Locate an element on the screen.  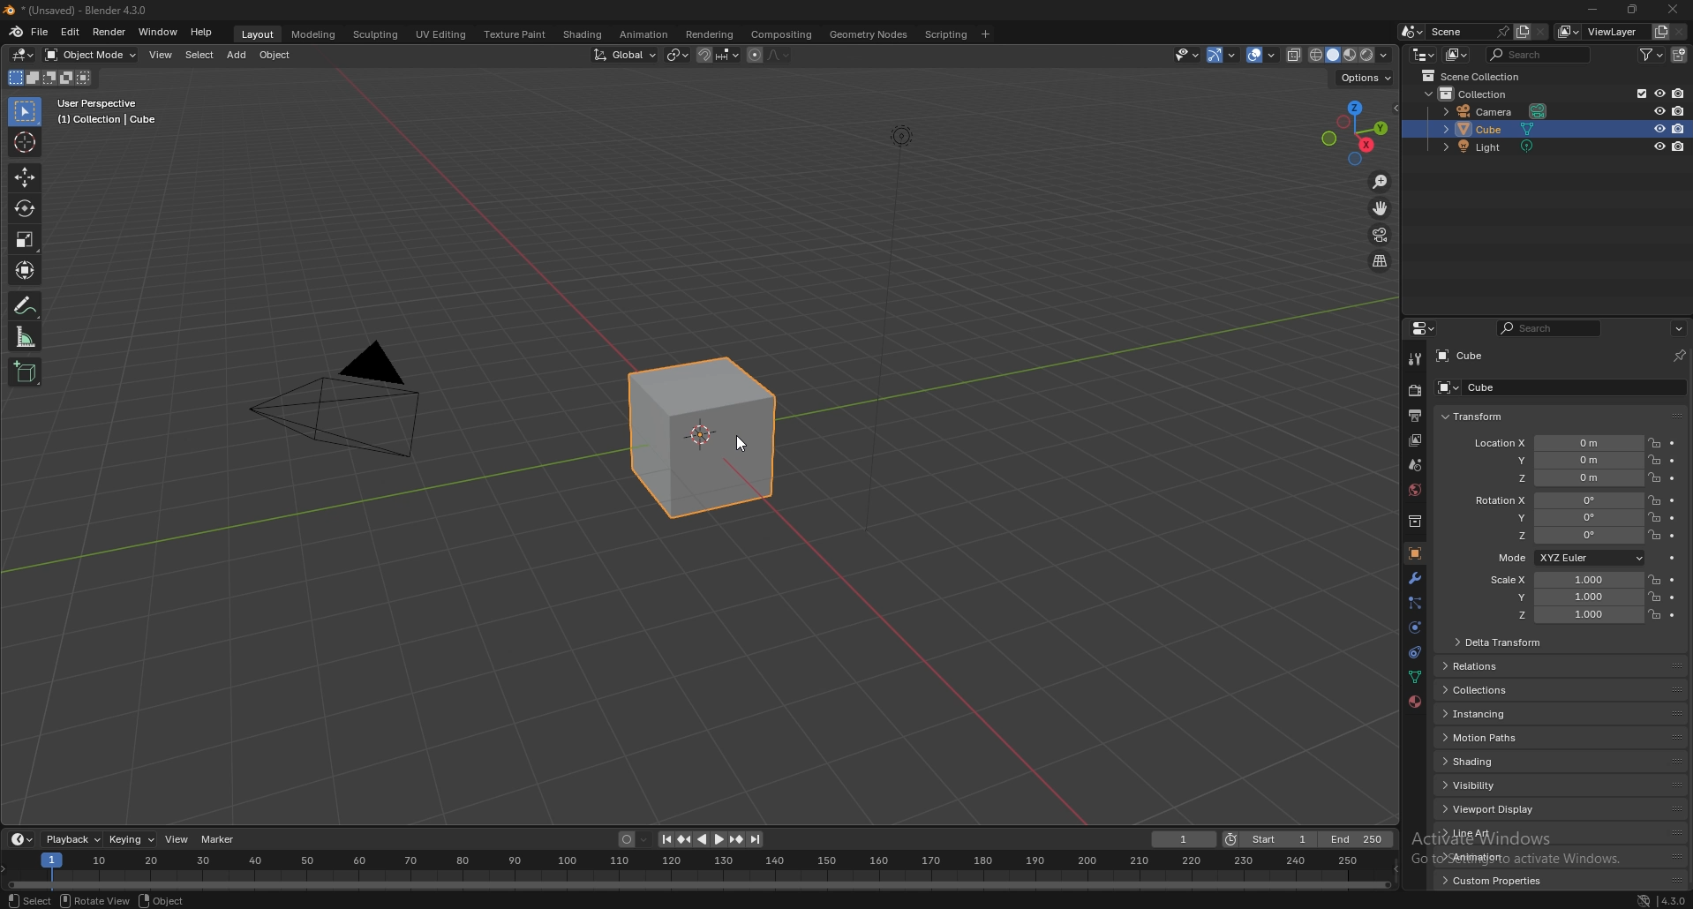
motion paths is located at coordinates (1510, 737).